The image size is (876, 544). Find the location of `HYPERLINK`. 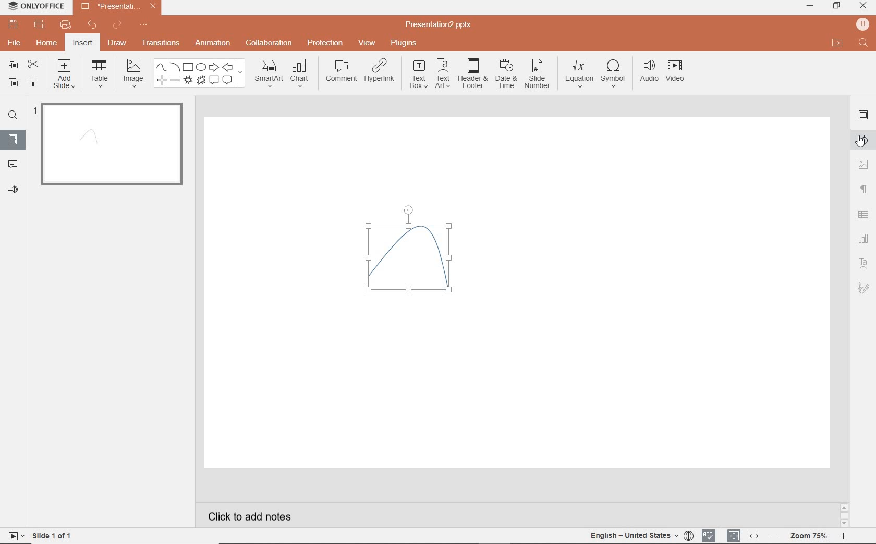

HYPERLINK is located at coordinates (381, 73).